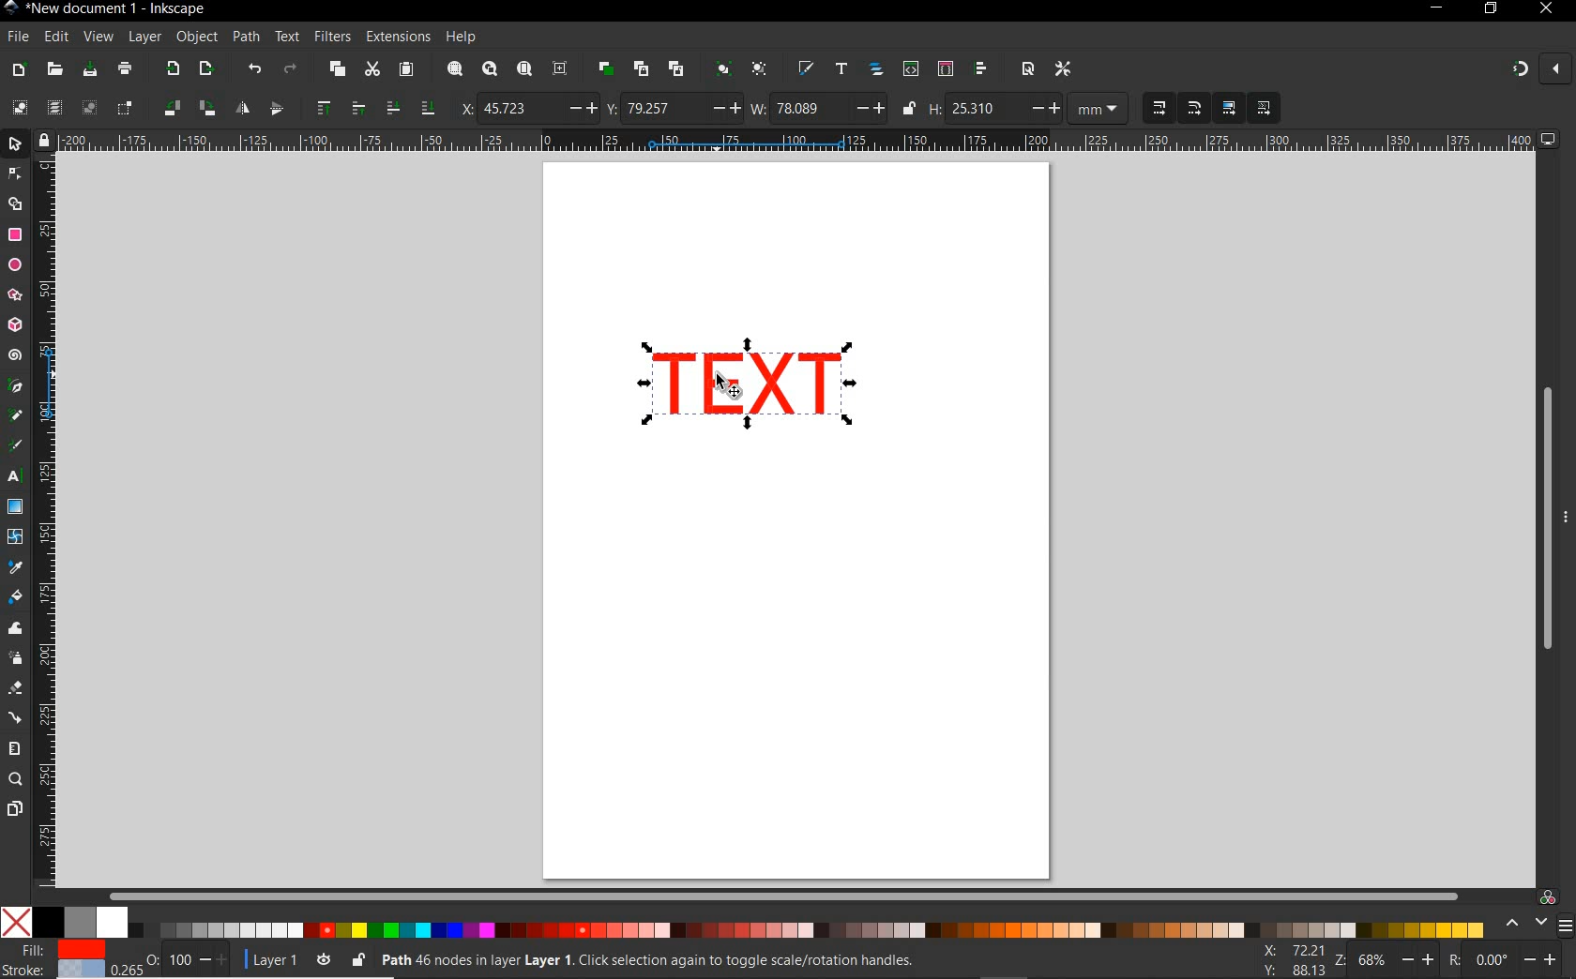  What do you see at coordinates (197, 39) in the screenshot?
I see `OBJECT` at bounding box center [197, 39].